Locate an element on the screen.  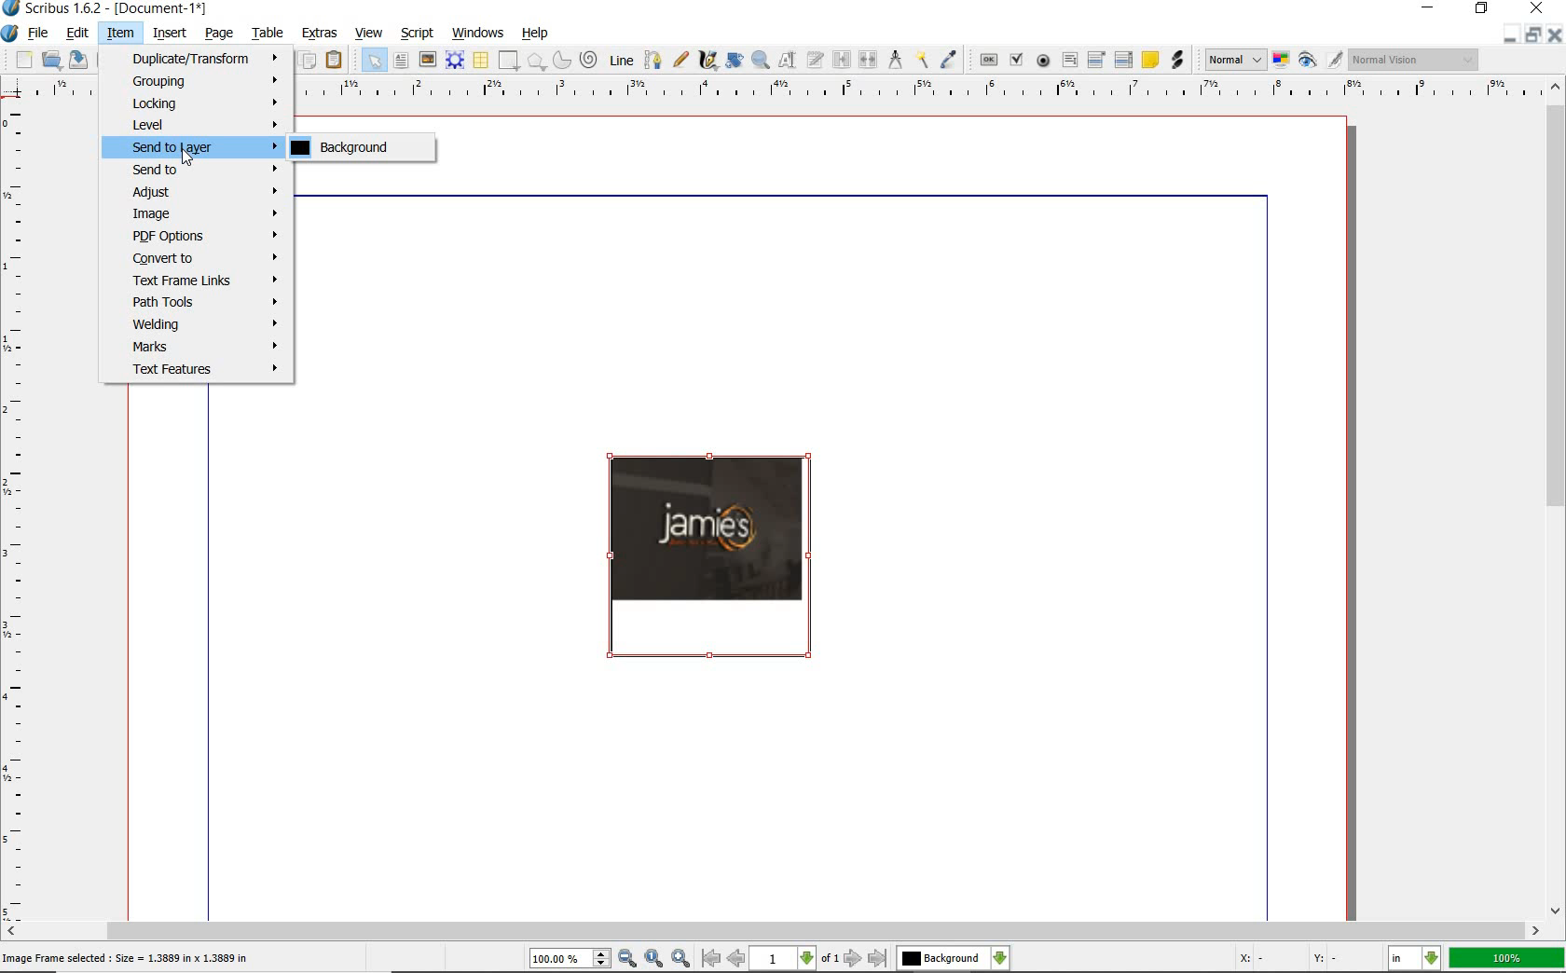
scrollbar is located at coordinates (775, 930).